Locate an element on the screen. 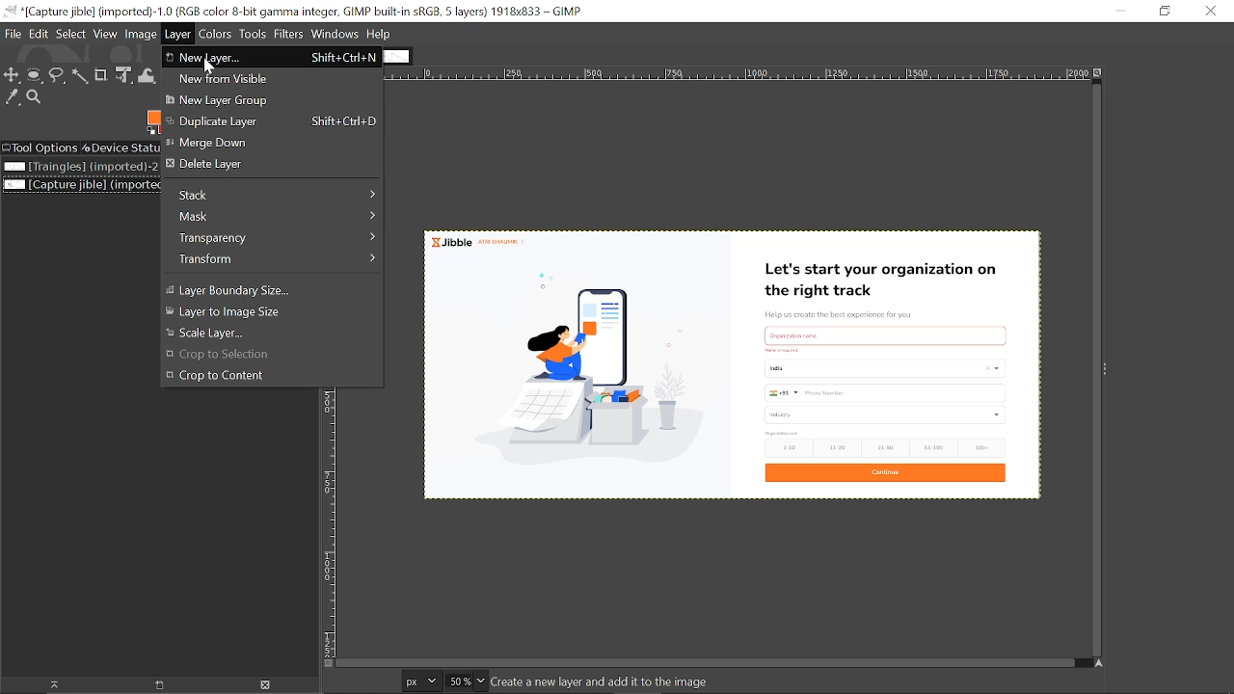  Zoom options is located at coordinates (480, 681).